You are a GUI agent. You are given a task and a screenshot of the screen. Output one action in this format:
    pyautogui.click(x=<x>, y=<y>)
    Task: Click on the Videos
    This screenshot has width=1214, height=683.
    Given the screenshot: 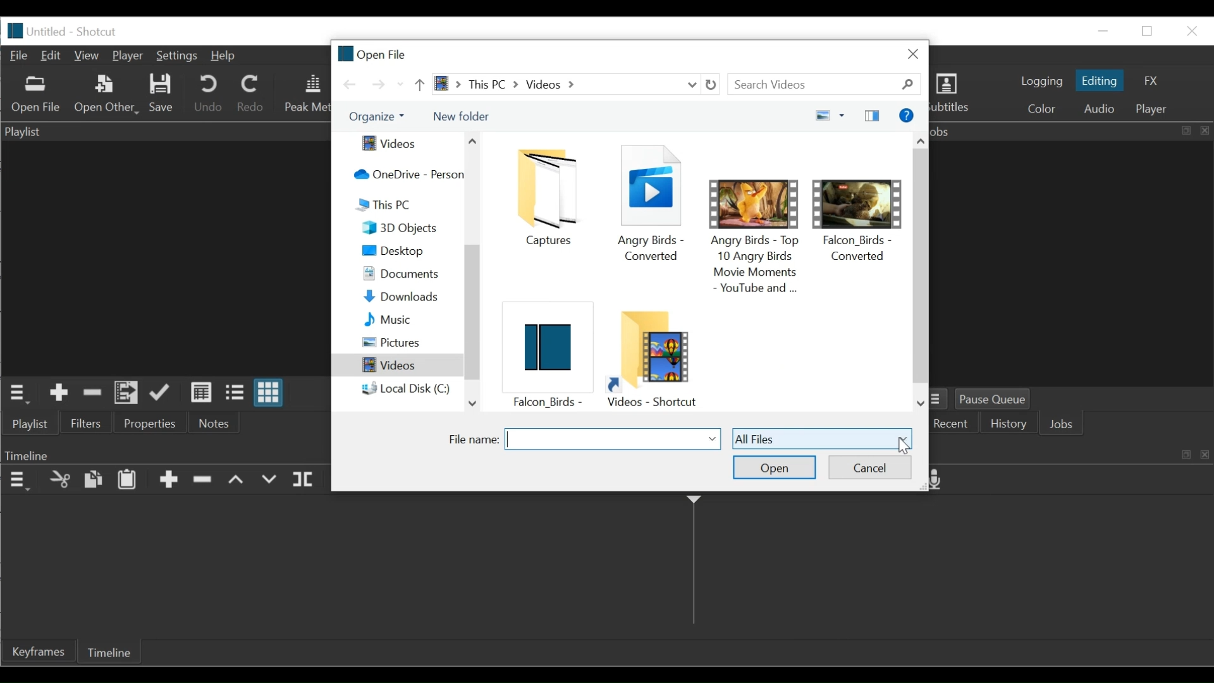 What is the action you would take?
    pyautogui.click(x=400, y=144)
    